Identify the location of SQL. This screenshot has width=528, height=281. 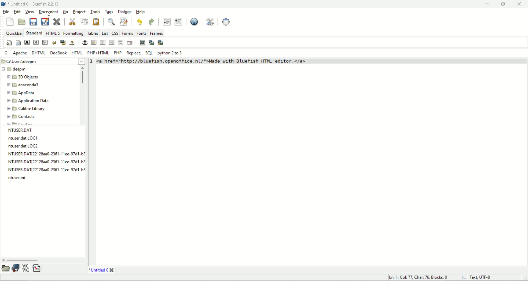
(149, 53).